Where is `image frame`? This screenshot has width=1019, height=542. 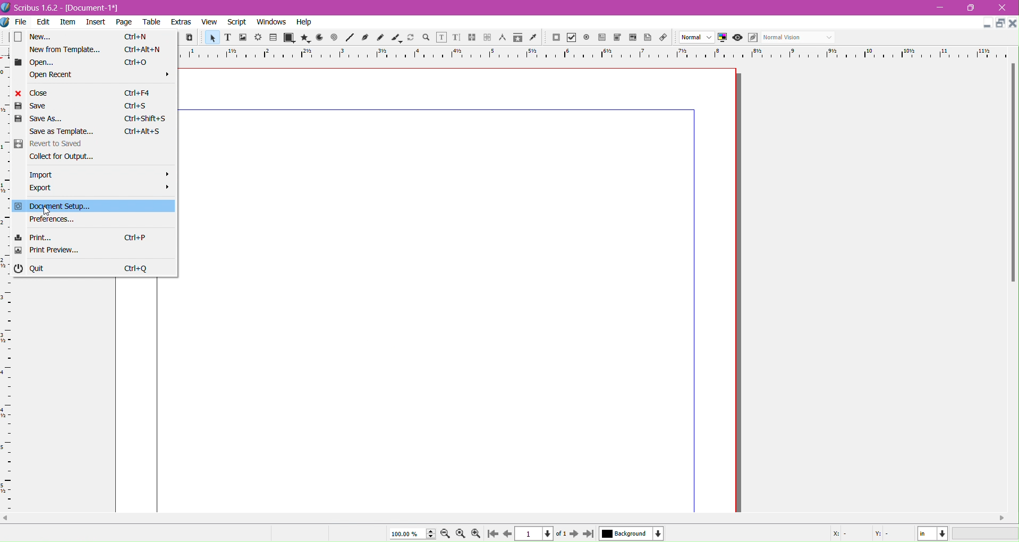
image frame is located at coordinates (242, 38).